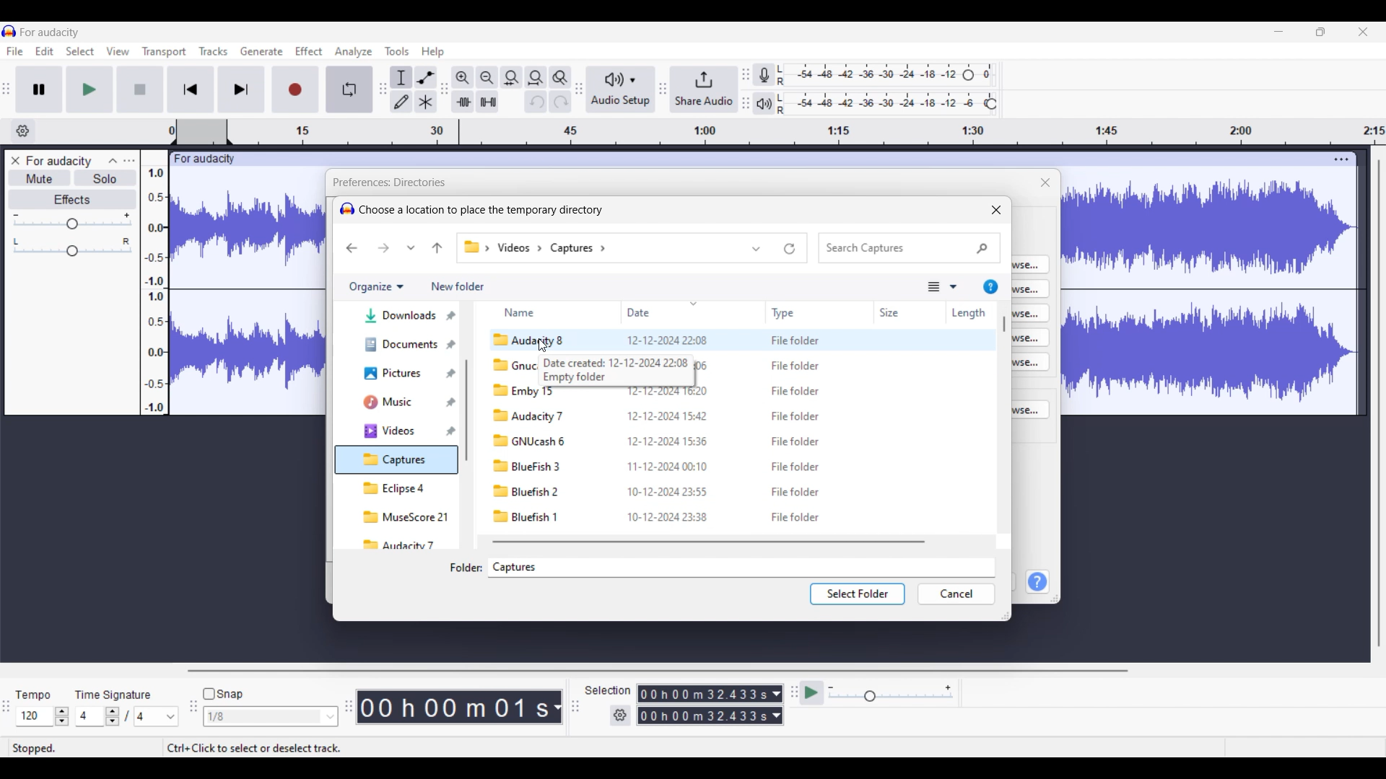 This screenshot has width=1386, height=779. I want to click on 10-12-2024 23:55, so click(669, 490).